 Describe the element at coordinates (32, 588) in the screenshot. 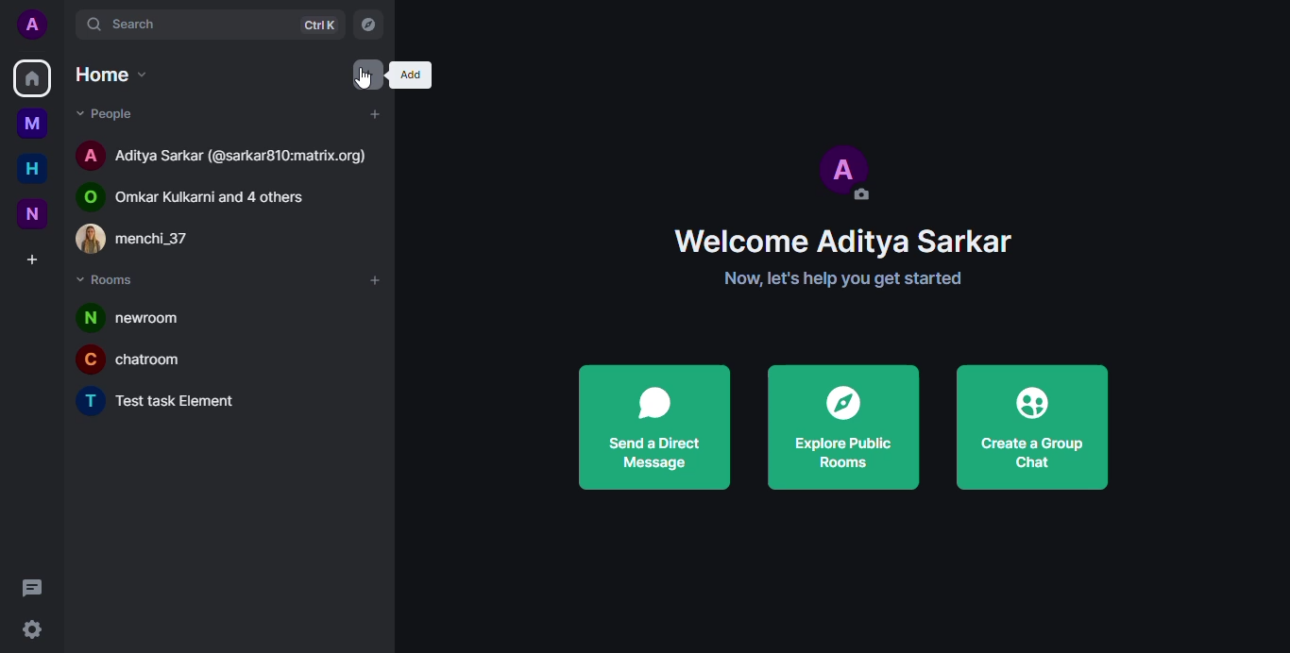

I see `threads` at that location.